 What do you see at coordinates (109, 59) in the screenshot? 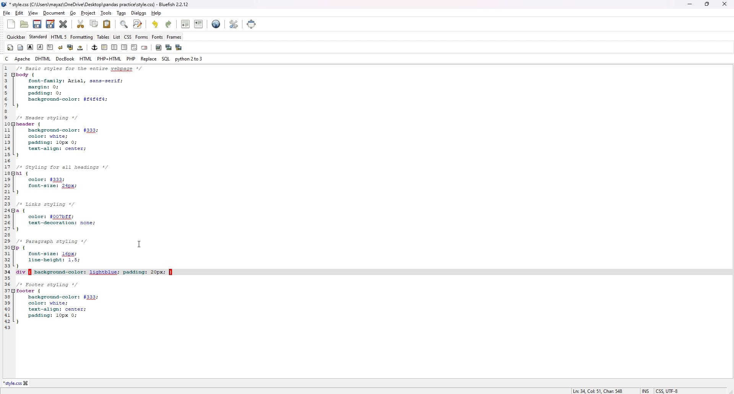
I see `php+html` at bounding box center [109, 59].